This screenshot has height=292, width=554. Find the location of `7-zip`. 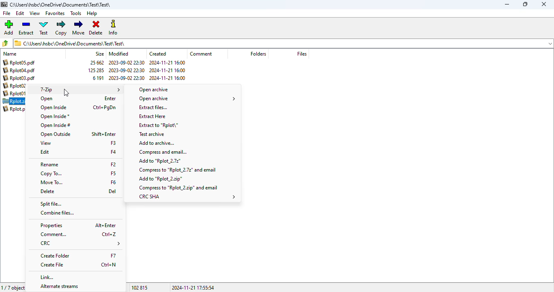

7-zip is located at coordinates (80, 90).